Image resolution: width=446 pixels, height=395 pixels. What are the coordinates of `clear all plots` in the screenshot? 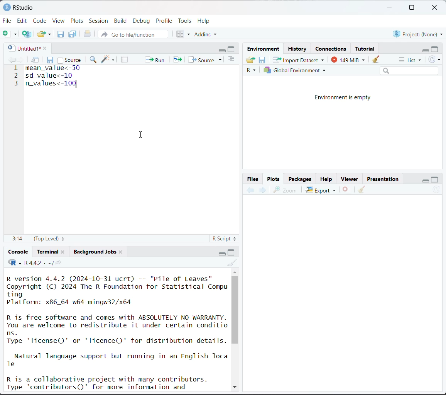 It's located at (362, 190).